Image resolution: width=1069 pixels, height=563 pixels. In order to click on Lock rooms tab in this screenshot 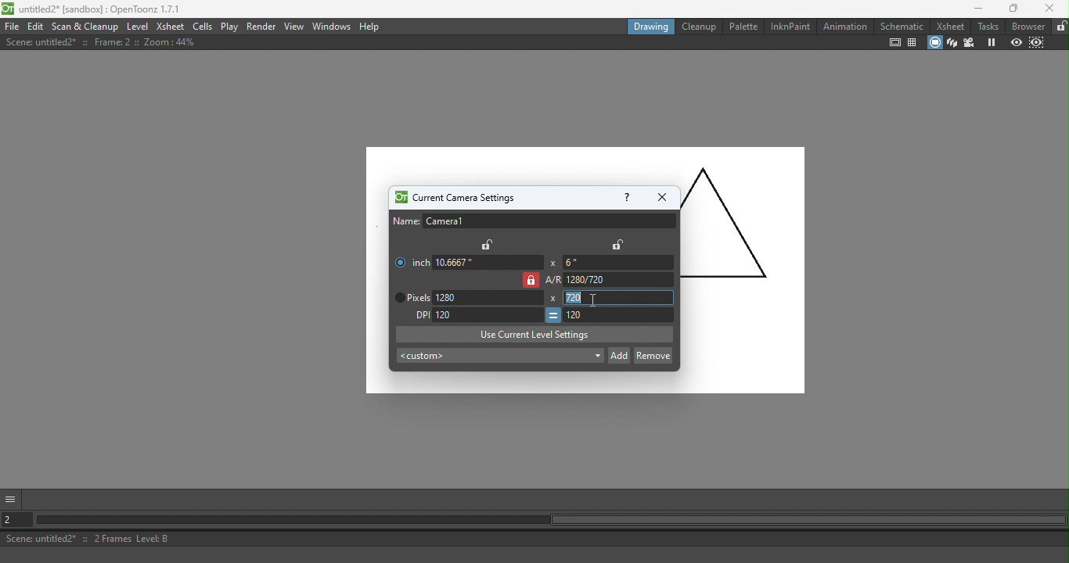, I will do `click(1060, 27)`.